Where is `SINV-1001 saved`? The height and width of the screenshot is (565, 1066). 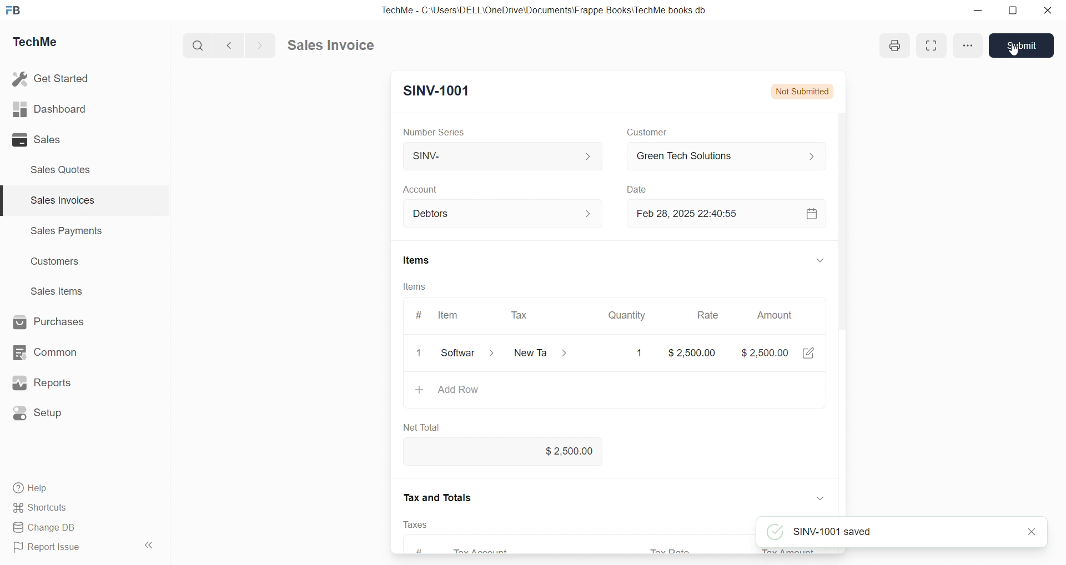
SINV-1001 saved is located at coordinates (848, 529).